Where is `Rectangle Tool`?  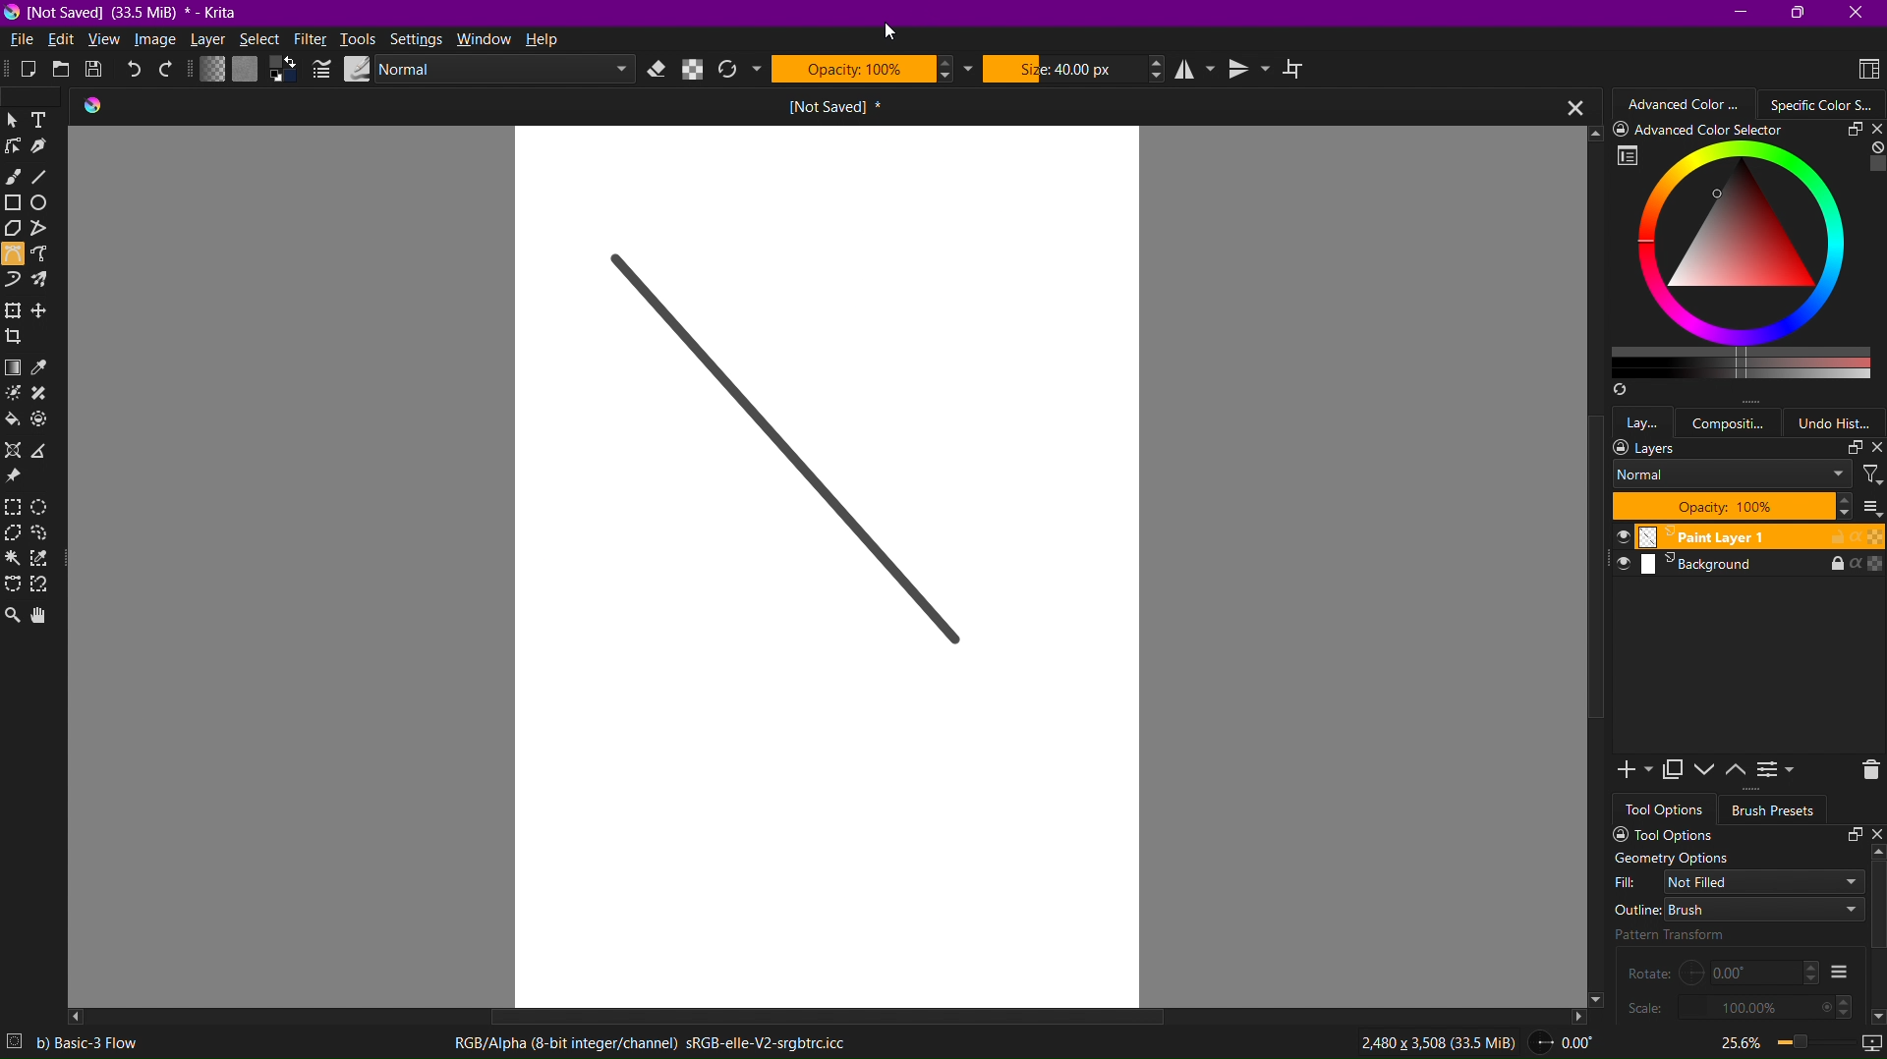
Rectangle Tool is located at coordinates (17, 205).